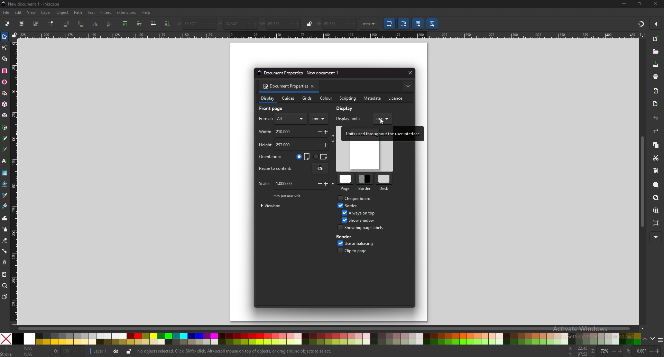  What do you see at coordinates (620, 351) in the screenshot?
I see `+` at bounding box center [620, 351].